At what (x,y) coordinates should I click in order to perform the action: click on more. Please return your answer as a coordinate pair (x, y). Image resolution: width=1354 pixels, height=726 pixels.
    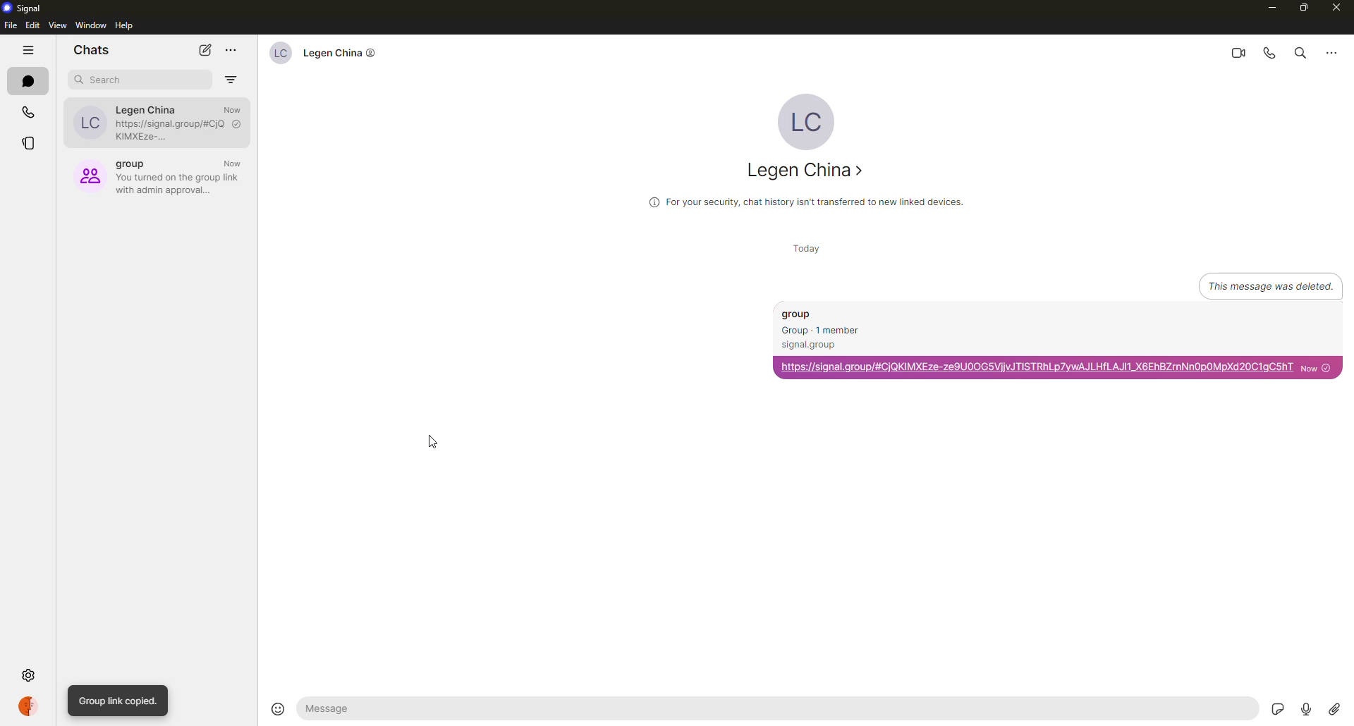
    Looking at the image, I should click on (1331, 51).